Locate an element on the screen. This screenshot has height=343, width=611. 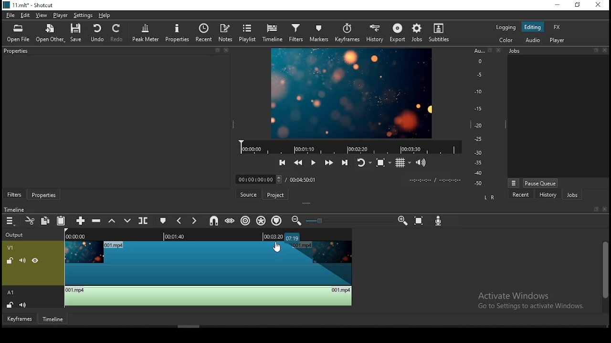
Activate Windows
Go to Settings to activate Windows. is located at coordinates (531, 302).